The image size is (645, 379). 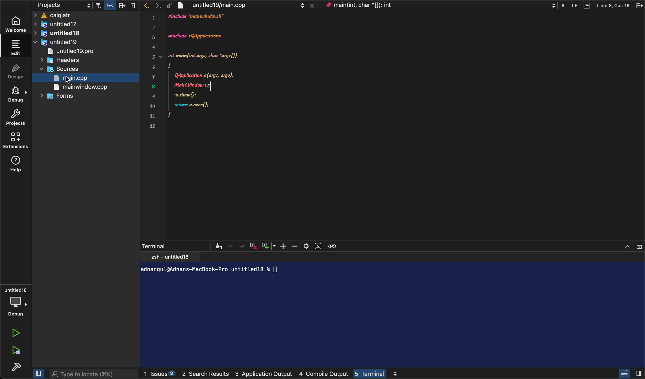 I want to click on extensions, so click(x=18, y=141).